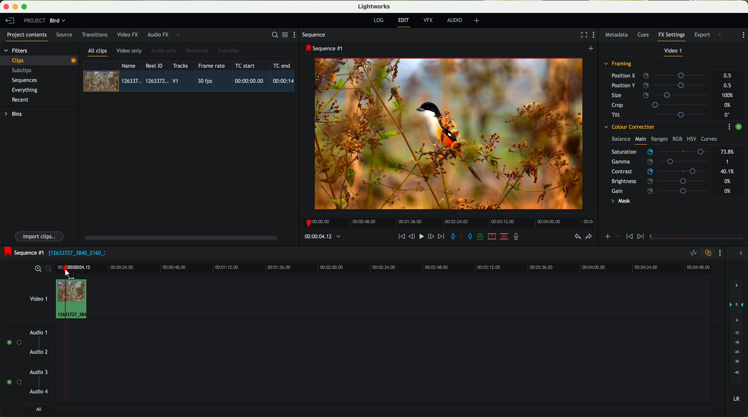 The image size is (748, 417). Describe the element at coordinates (727, 85) in the screenshot. I see `0.5` at that location.